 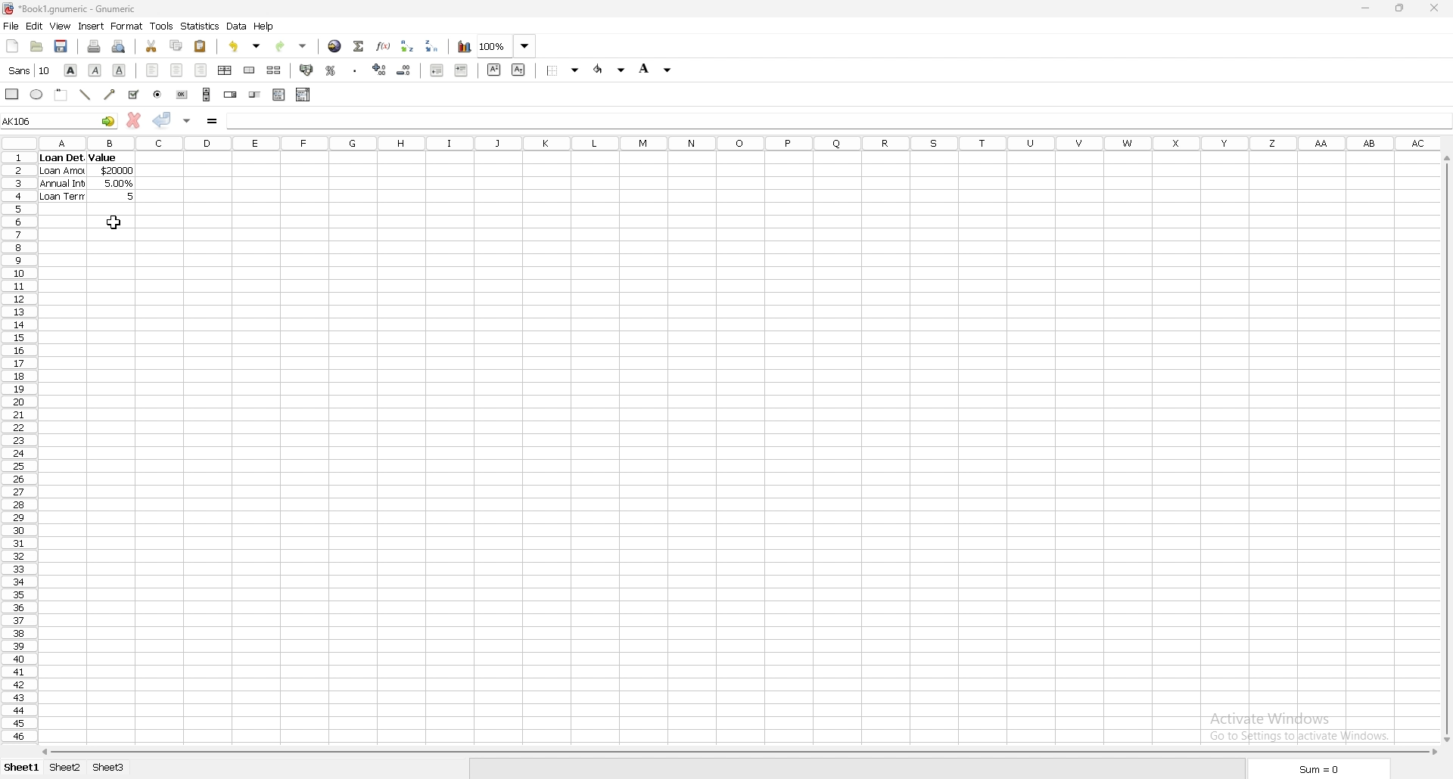 What do you see at coordinates (151, 45) in the screenshot?
I see `cut` at bounding box center [151, 45].